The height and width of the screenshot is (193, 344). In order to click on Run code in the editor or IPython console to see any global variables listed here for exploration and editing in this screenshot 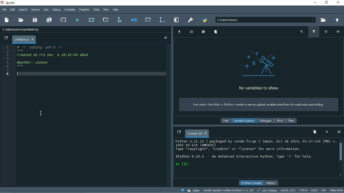, I will do `click(259, 104)`.